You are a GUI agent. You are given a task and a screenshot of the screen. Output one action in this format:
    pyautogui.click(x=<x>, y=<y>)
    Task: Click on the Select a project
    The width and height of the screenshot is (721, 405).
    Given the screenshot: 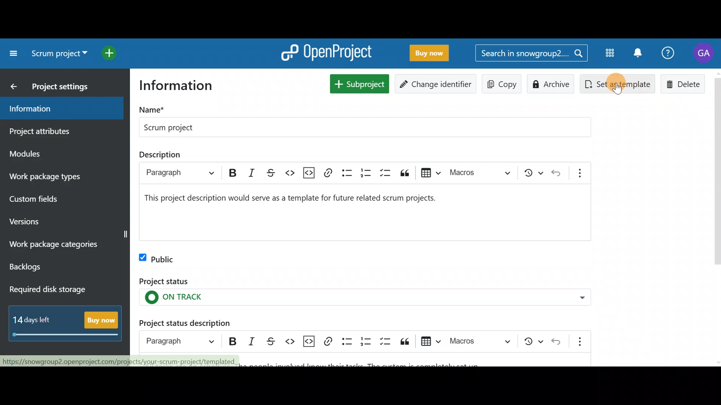 What is the action you would take?
    pyautogui.click(x=61, y=56)
    